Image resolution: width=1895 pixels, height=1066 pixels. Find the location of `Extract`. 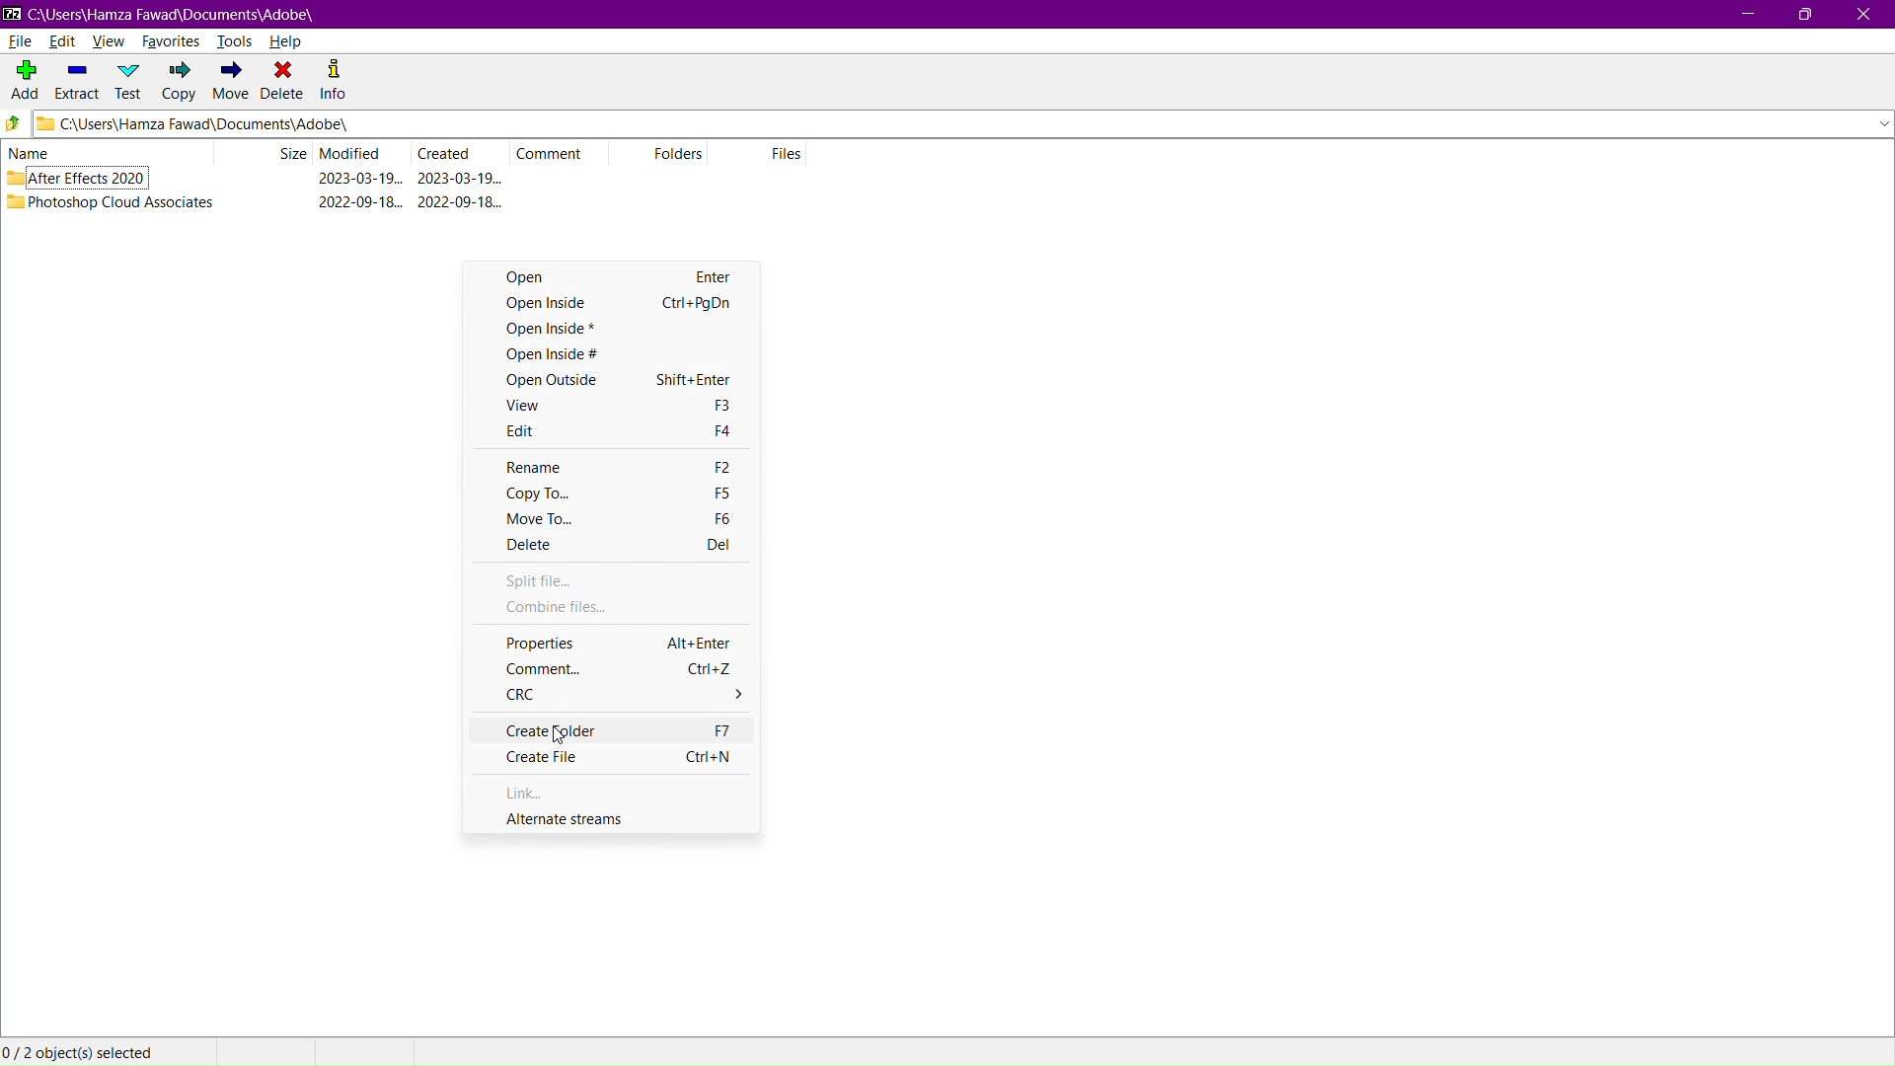

Extract is located at coordinates (75, 82).